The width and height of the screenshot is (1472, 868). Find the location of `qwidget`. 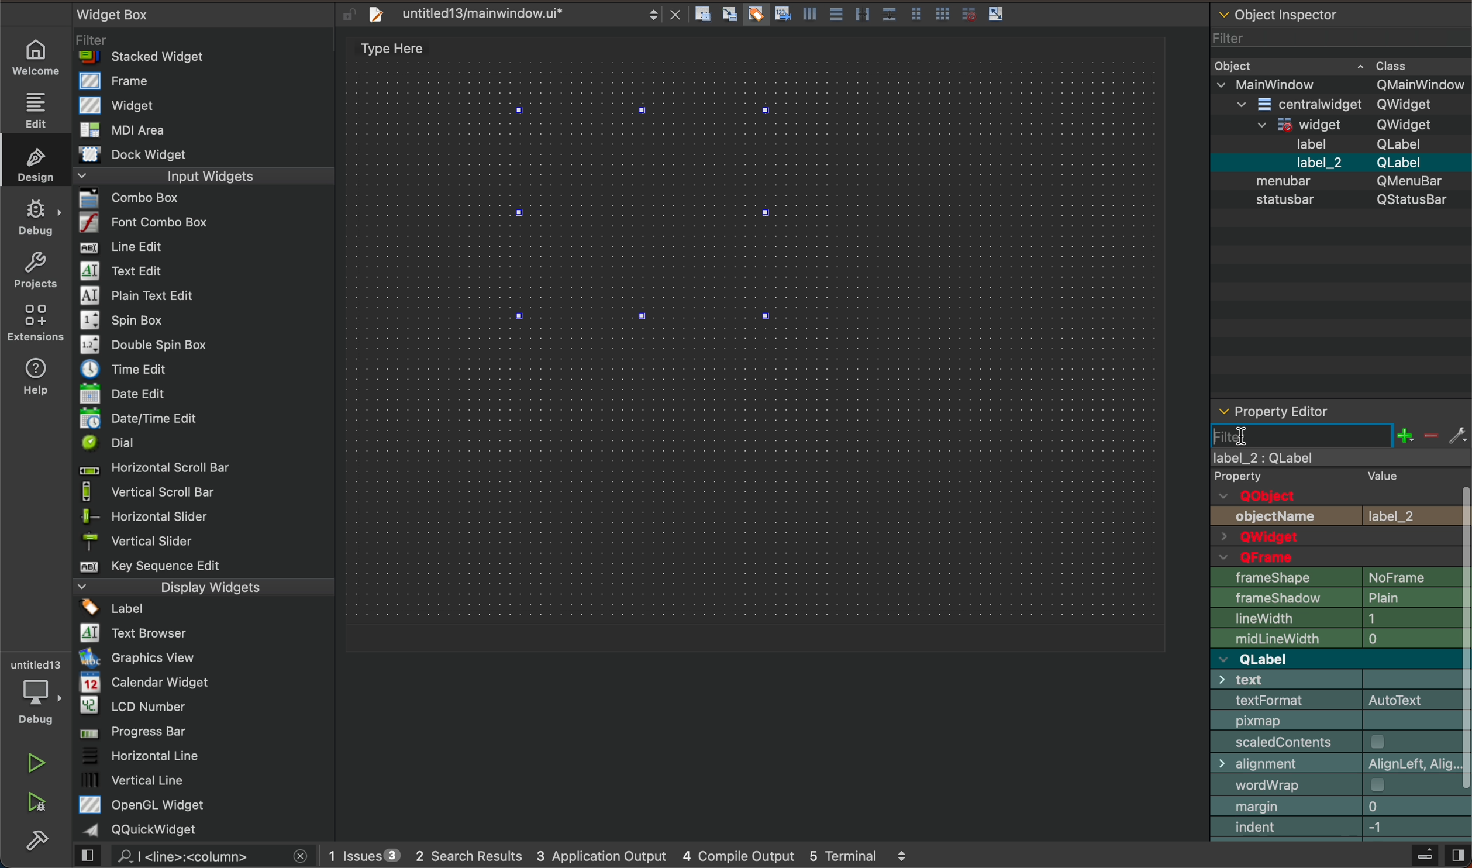

qwidget is located at coordinates (1344, 538).